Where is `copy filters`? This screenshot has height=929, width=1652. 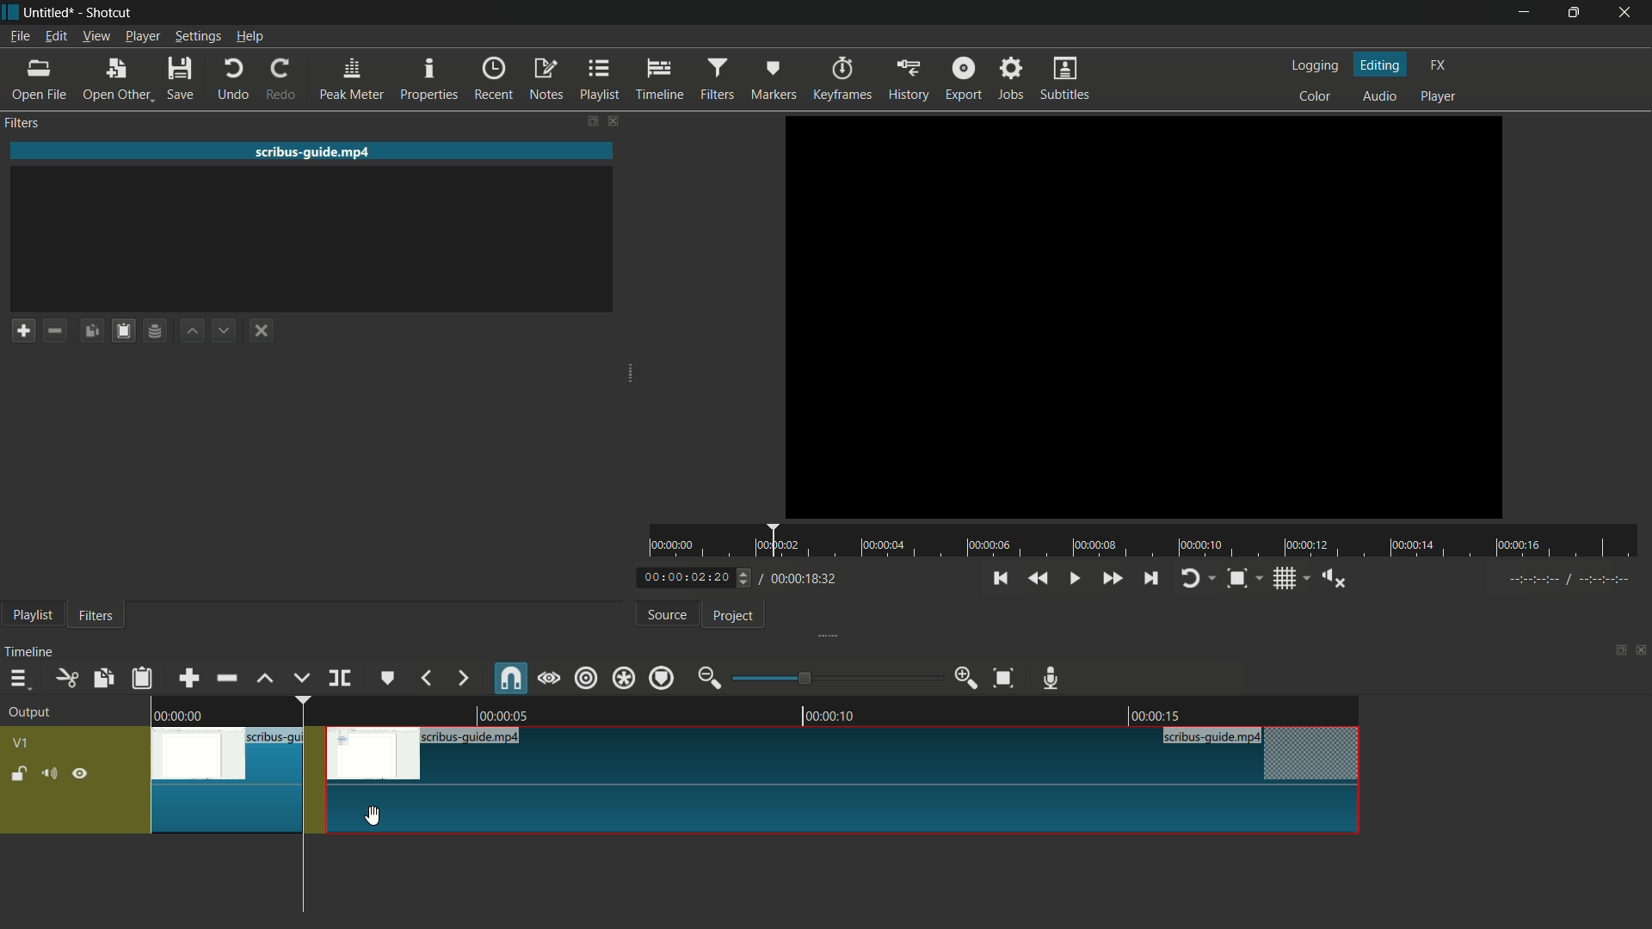
copy filters is located at coordinates (92, 331).